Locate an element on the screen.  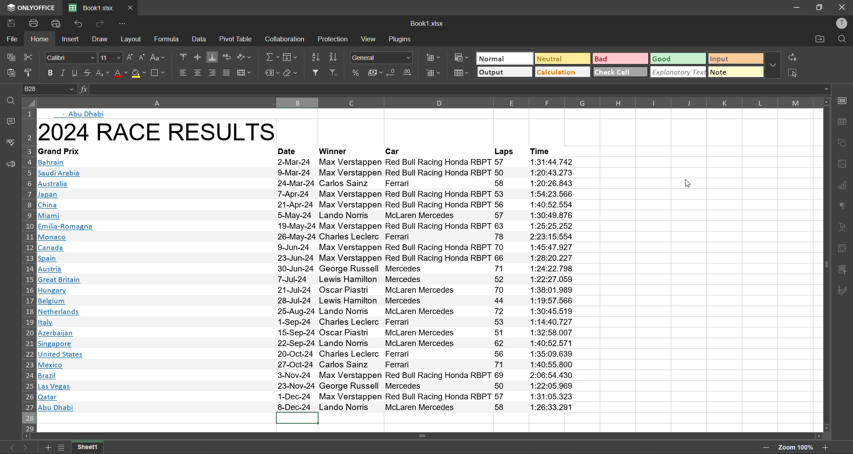
Date is located at coordinates (287, 151).